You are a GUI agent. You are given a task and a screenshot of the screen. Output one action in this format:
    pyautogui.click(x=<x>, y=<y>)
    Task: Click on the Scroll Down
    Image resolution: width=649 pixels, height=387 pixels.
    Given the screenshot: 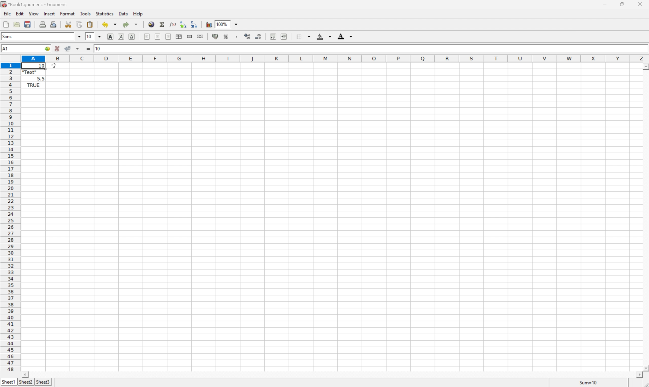 What is the action you would take?
    pyautogui.click(x=645, y=366)
    